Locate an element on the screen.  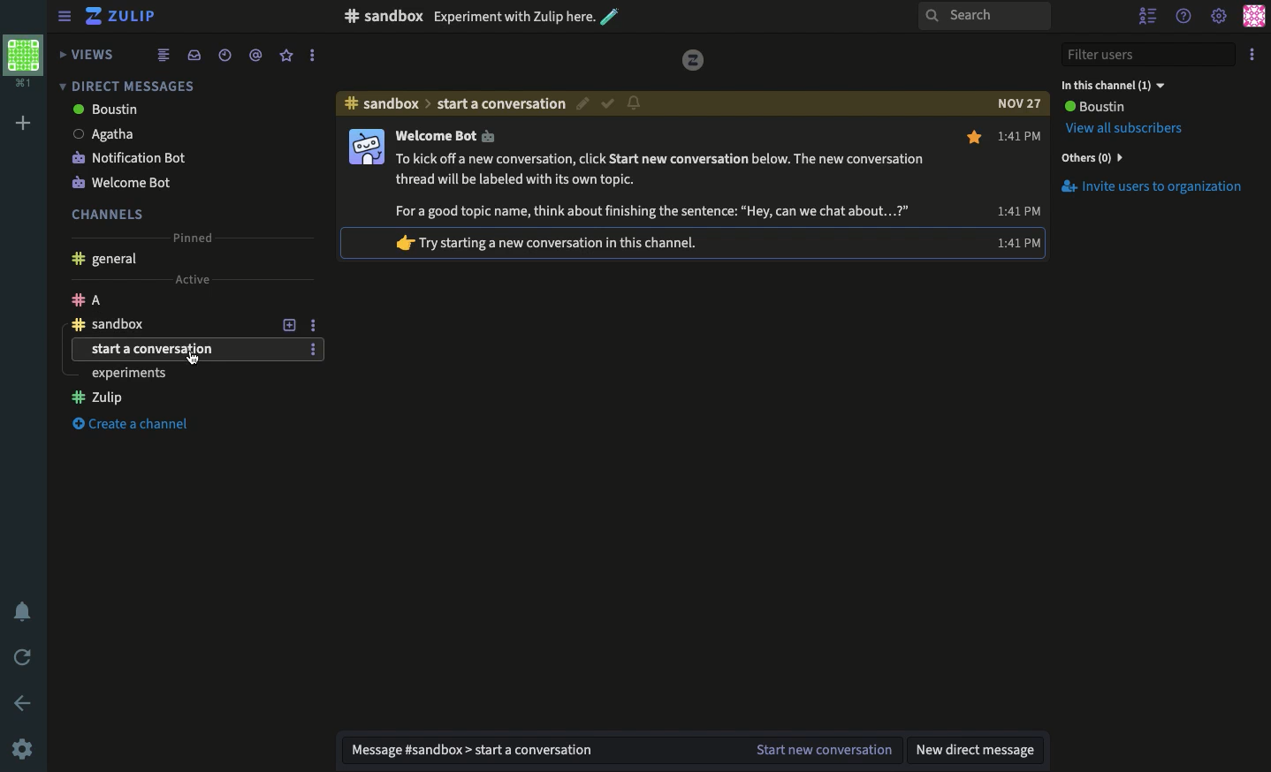
Experiment with zulip here is located at coordinates (527, 16).